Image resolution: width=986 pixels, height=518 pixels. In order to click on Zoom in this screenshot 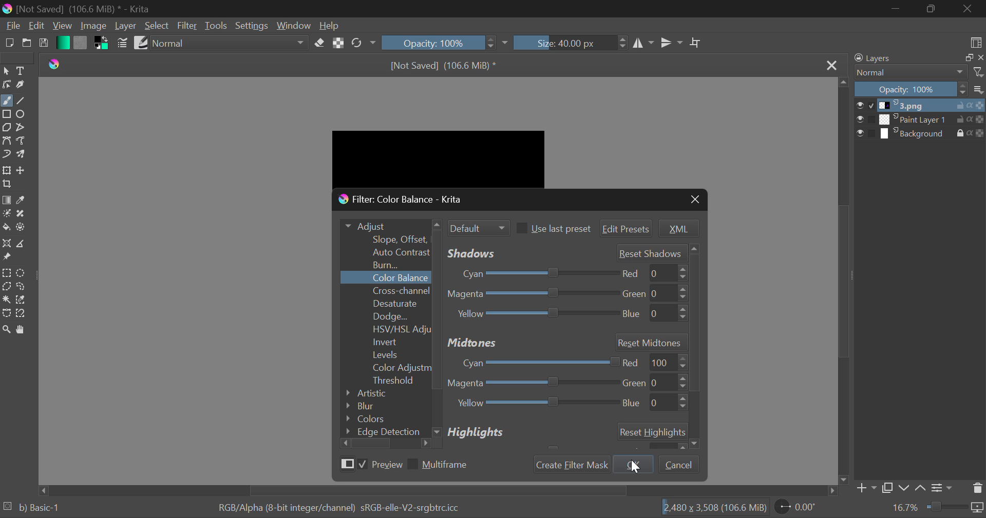, I will do `click(7, 329)`.